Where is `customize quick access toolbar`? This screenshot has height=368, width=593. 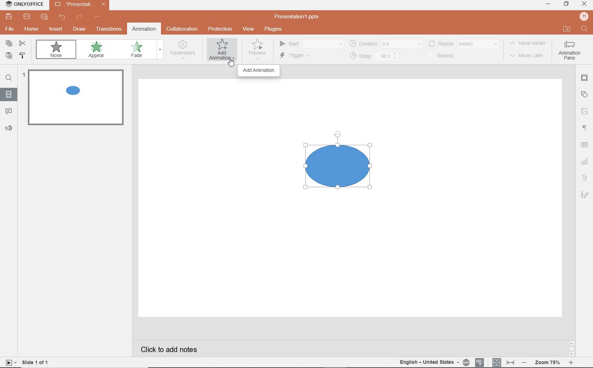
customize quick access toolbar is located at coordinates (97, 17).